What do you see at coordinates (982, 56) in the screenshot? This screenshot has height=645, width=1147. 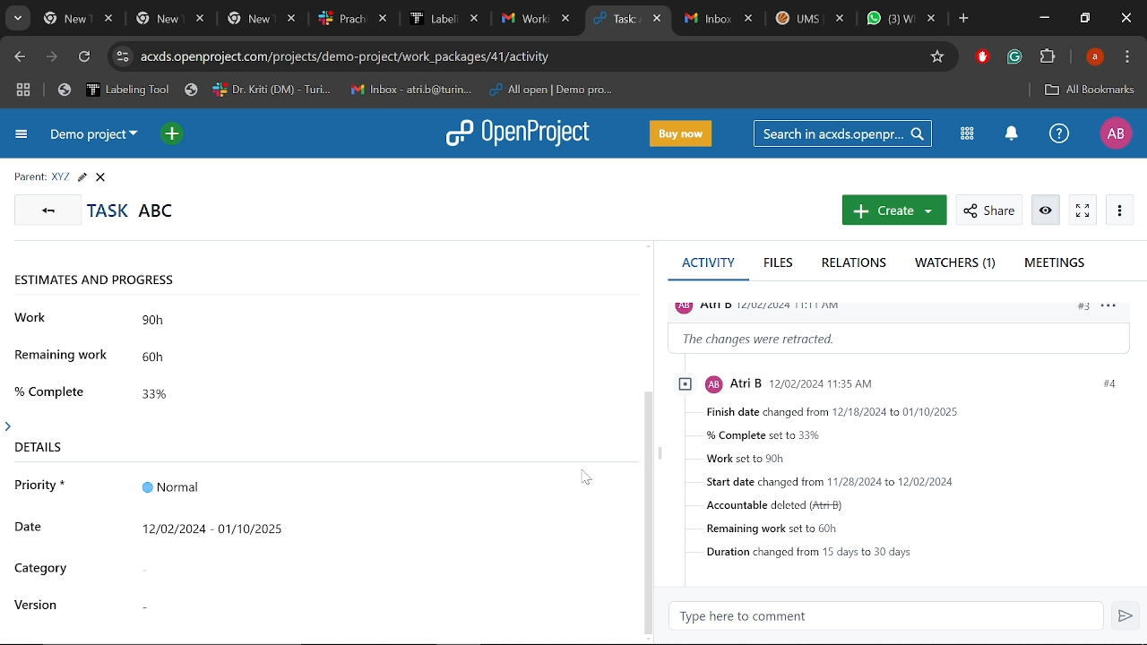 I see `Addblock` at bounding box center [982, 56].